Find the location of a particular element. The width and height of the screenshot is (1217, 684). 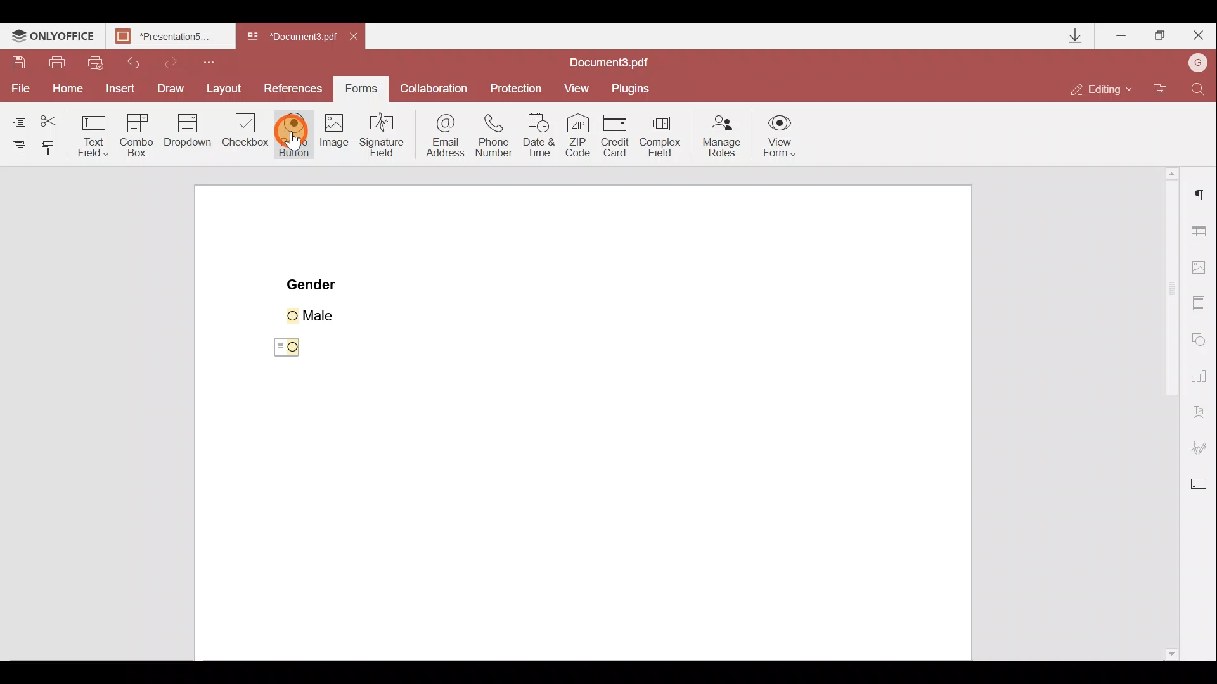

Image settings is located at coordinates (1205, 268).